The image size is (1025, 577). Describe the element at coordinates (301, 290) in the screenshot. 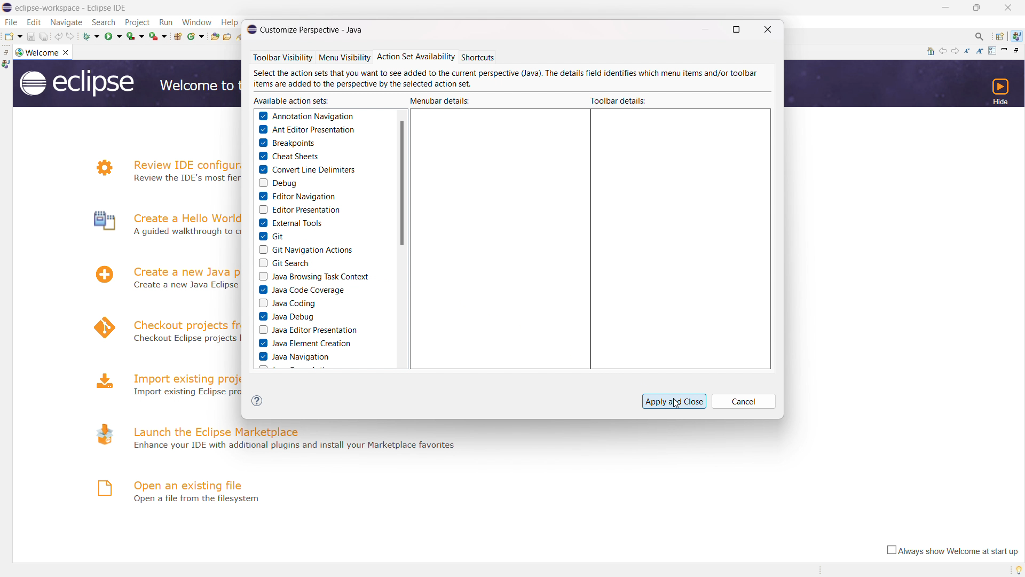

I see `java code coverage` at that location.